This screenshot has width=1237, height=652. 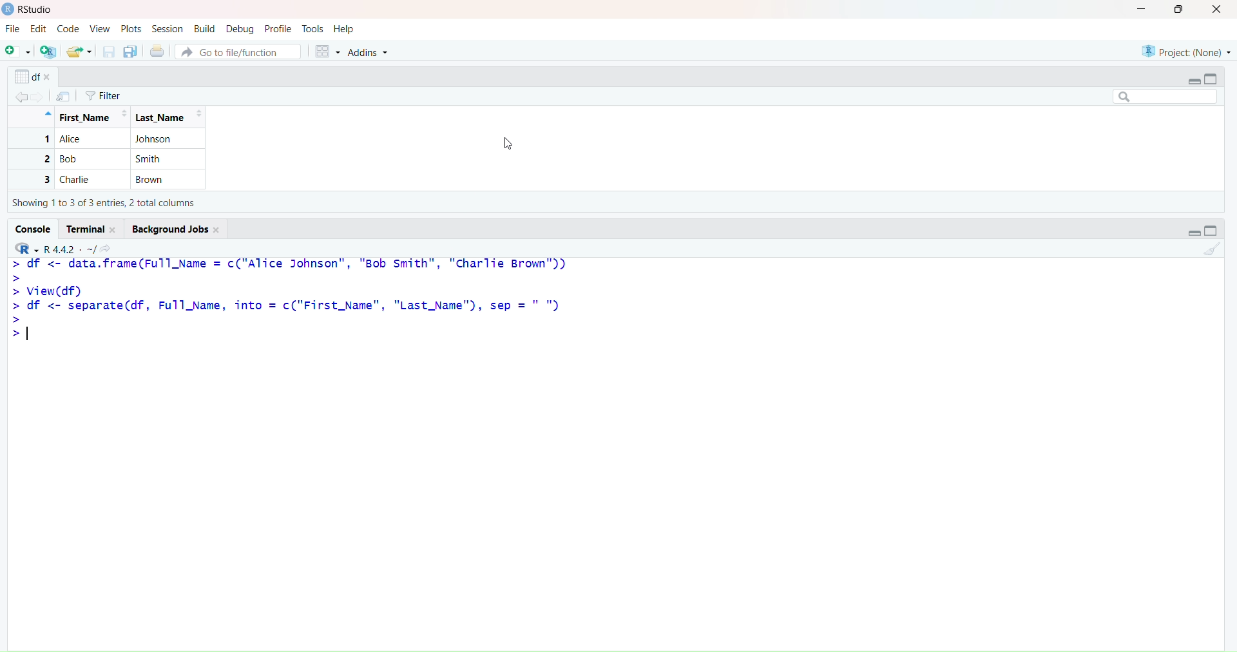 I want to click on R 4.4.2~/, so click(x=71, y=247).